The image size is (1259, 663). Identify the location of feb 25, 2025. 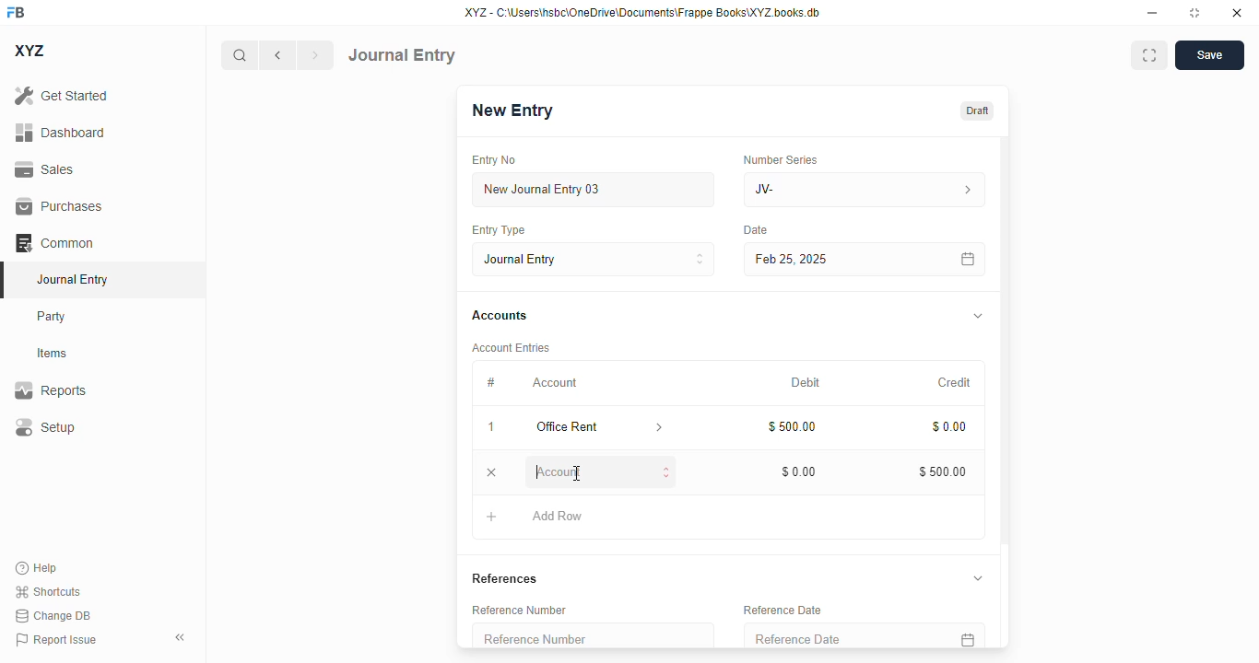
(839, 260).